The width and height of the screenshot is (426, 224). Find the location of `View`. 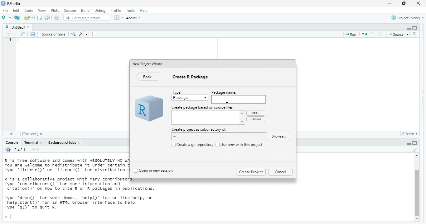

View is located at coordinates (41, 11).